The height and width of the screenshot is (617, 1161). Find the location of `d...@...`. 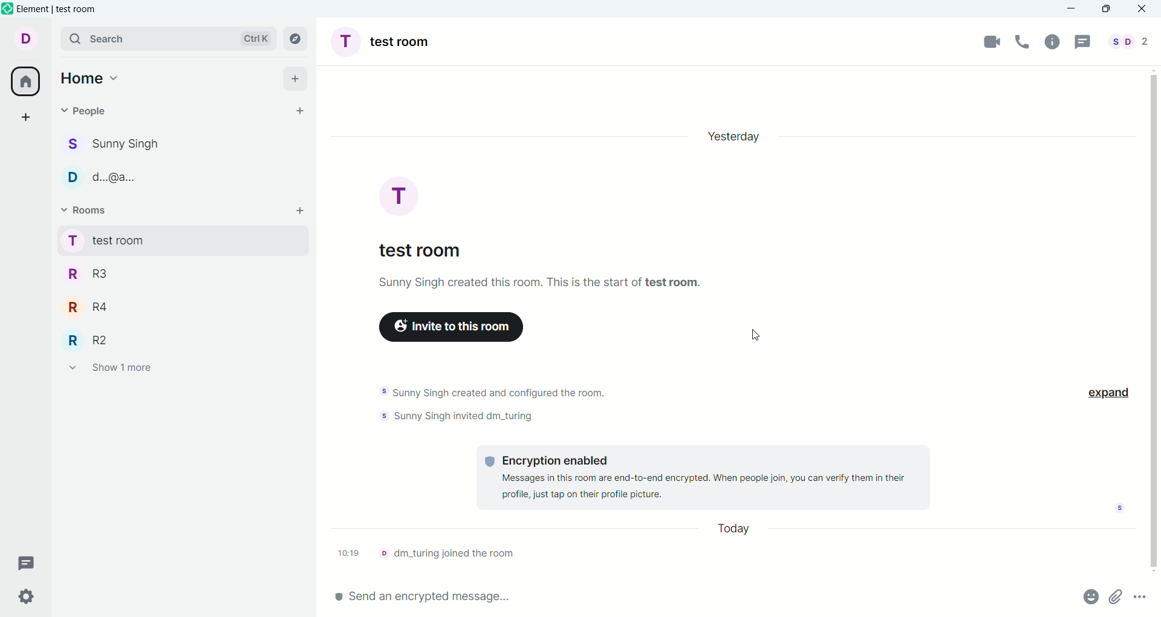

d...@... is located at coordinates (180, 174).